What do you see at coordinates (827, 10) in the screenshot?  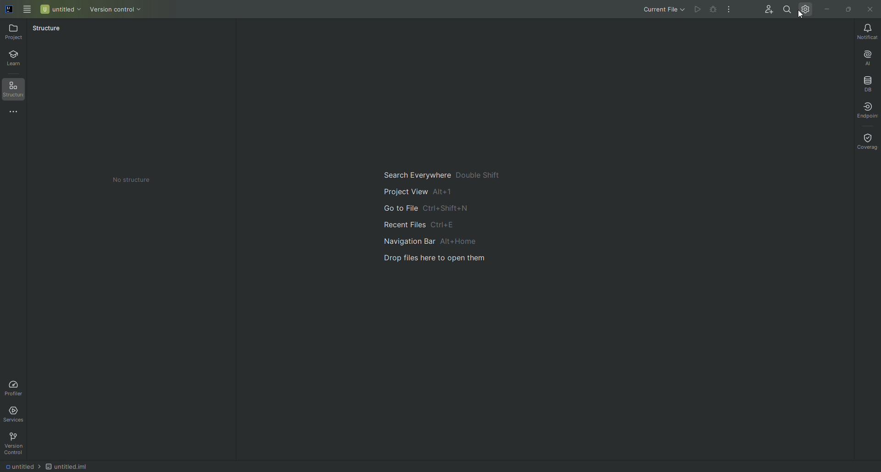 I see `Minimize` at bounding box center [827, 10].